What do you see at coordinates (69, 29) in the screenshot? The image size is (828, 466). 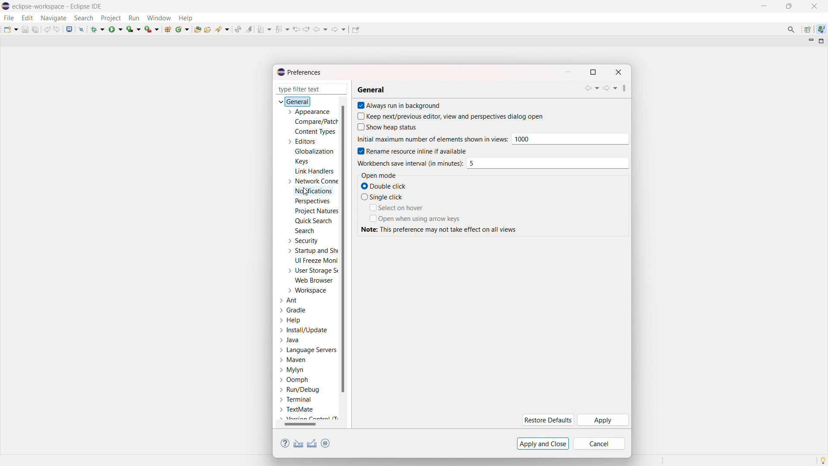 I see `open console` at bounding box center [69, 29].